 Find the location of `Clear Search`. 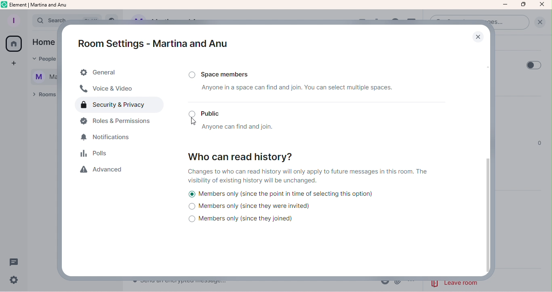

Clear Search is located at coordinates (539, 24).